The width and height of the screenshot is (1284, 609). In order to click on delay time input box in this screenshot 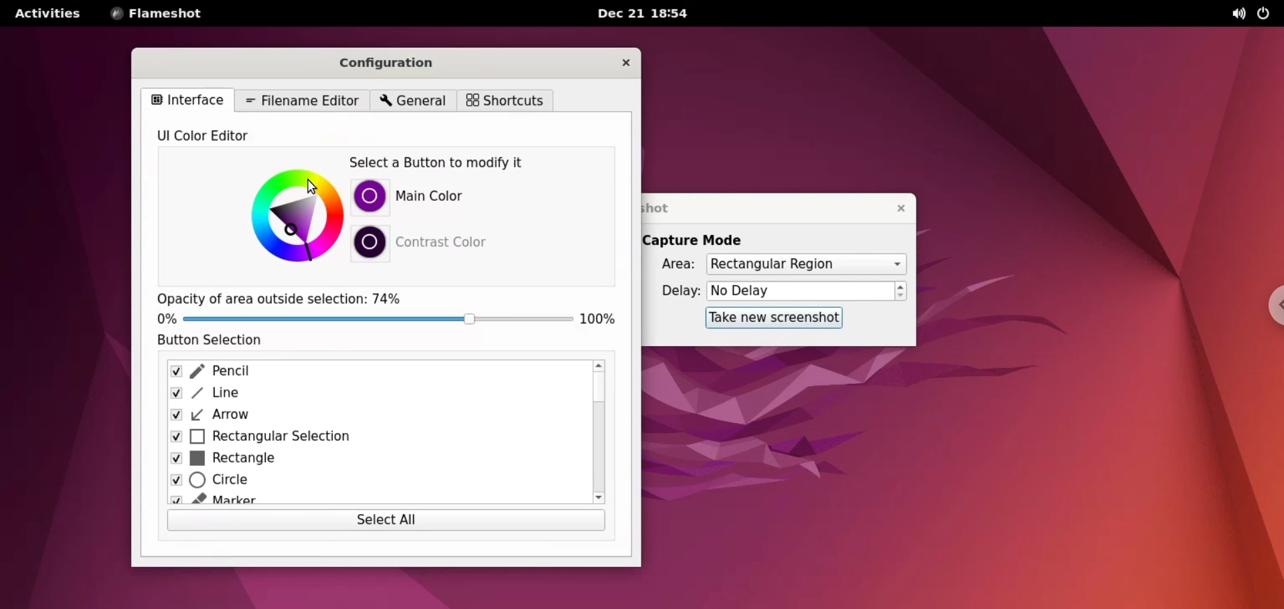, I will do `click(801, 292)`.